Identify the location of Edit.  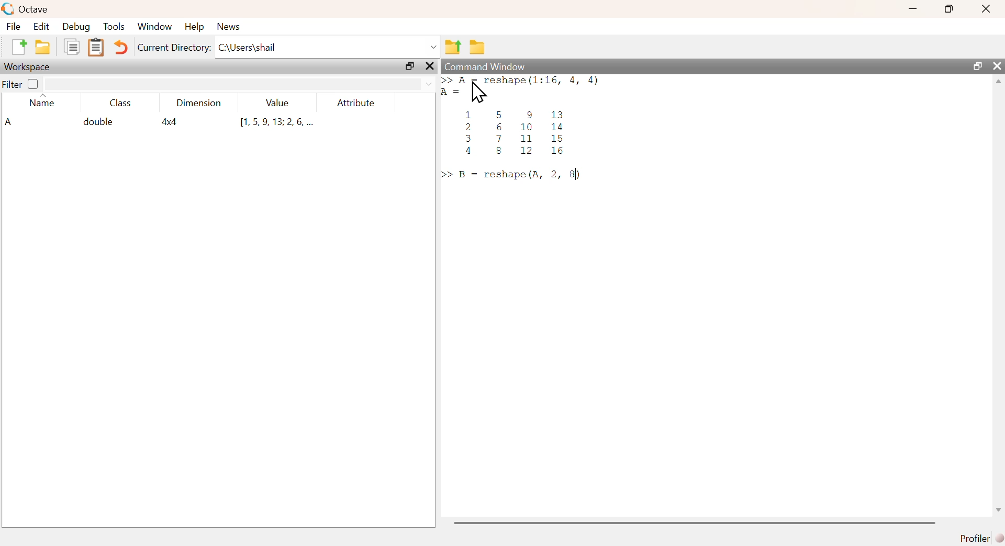
(42, 26).